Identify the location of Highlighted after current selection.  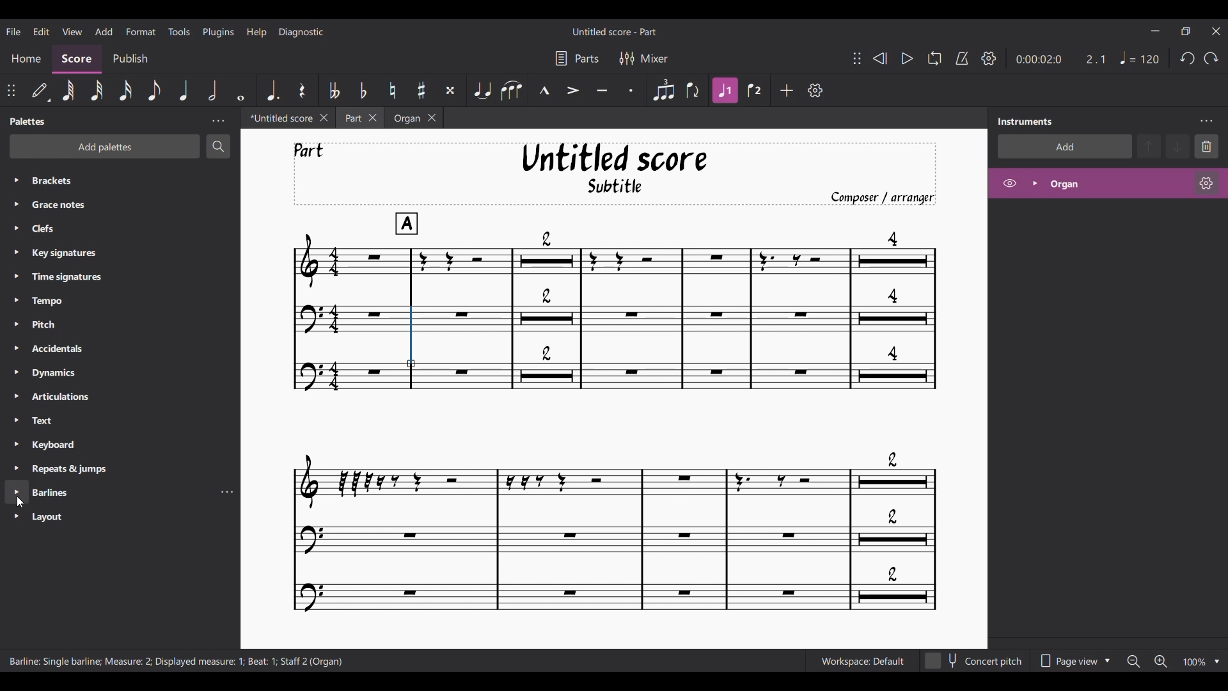
(725, 91).